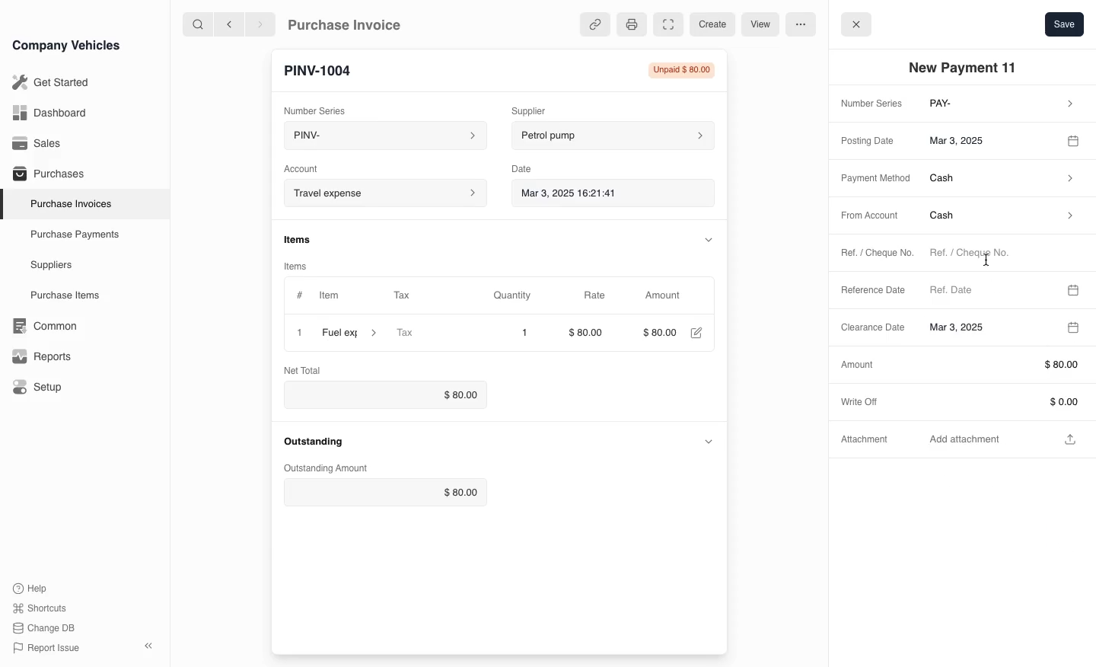 This screenshot has width=1096, height=667. I want to click on Outstanding, so click(314, 441).